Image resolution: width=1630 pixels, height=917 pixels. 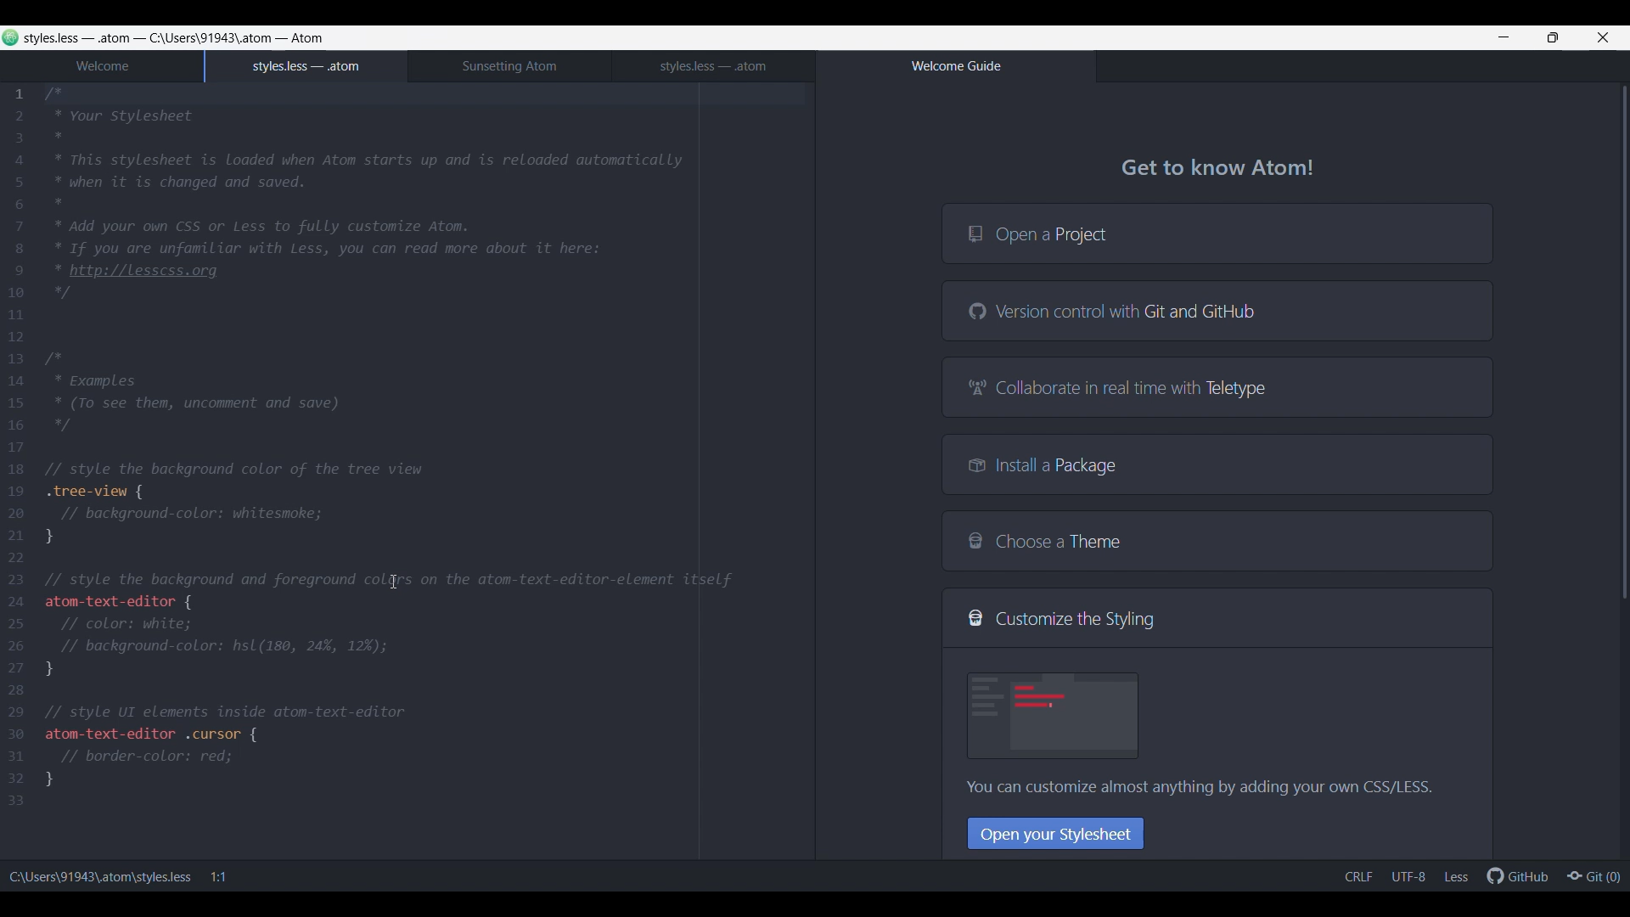 I want to click on Install a Package, so click(x=1217, y=464).